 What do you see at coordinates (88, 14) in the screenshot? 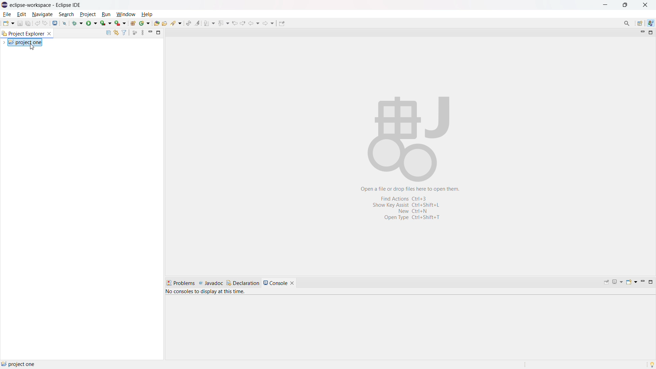
I see `project` at bounding box center [88, 14].